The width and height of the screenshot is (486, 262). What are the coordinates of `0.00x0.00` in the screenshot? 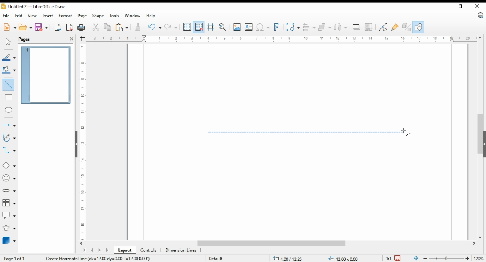 It's located at (344, 258).